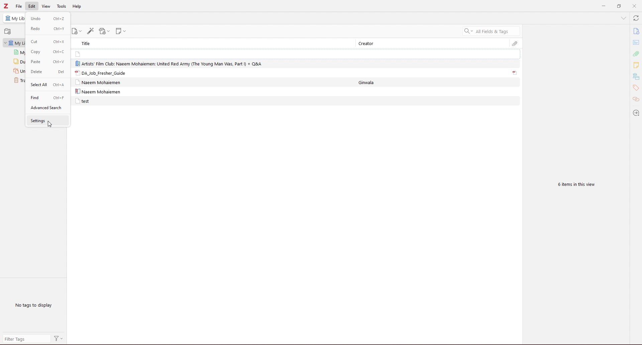 The image size is (642, 345). What do you see at coordinates (46, 72) in the screenshot?
I see `delete` at bounding box center [46, 72].